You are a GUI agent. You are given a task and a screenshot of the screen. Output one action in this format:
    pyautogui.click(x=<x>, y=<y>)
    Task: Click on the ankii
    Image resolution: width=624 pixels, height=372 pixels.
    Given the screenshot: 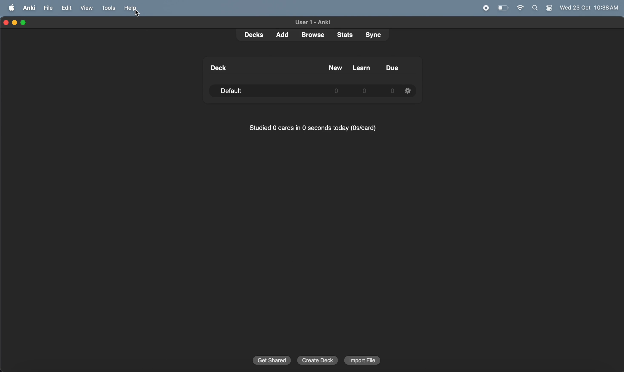 What is the action you would take?
    pyautogui.click(x=27, y=8)
    